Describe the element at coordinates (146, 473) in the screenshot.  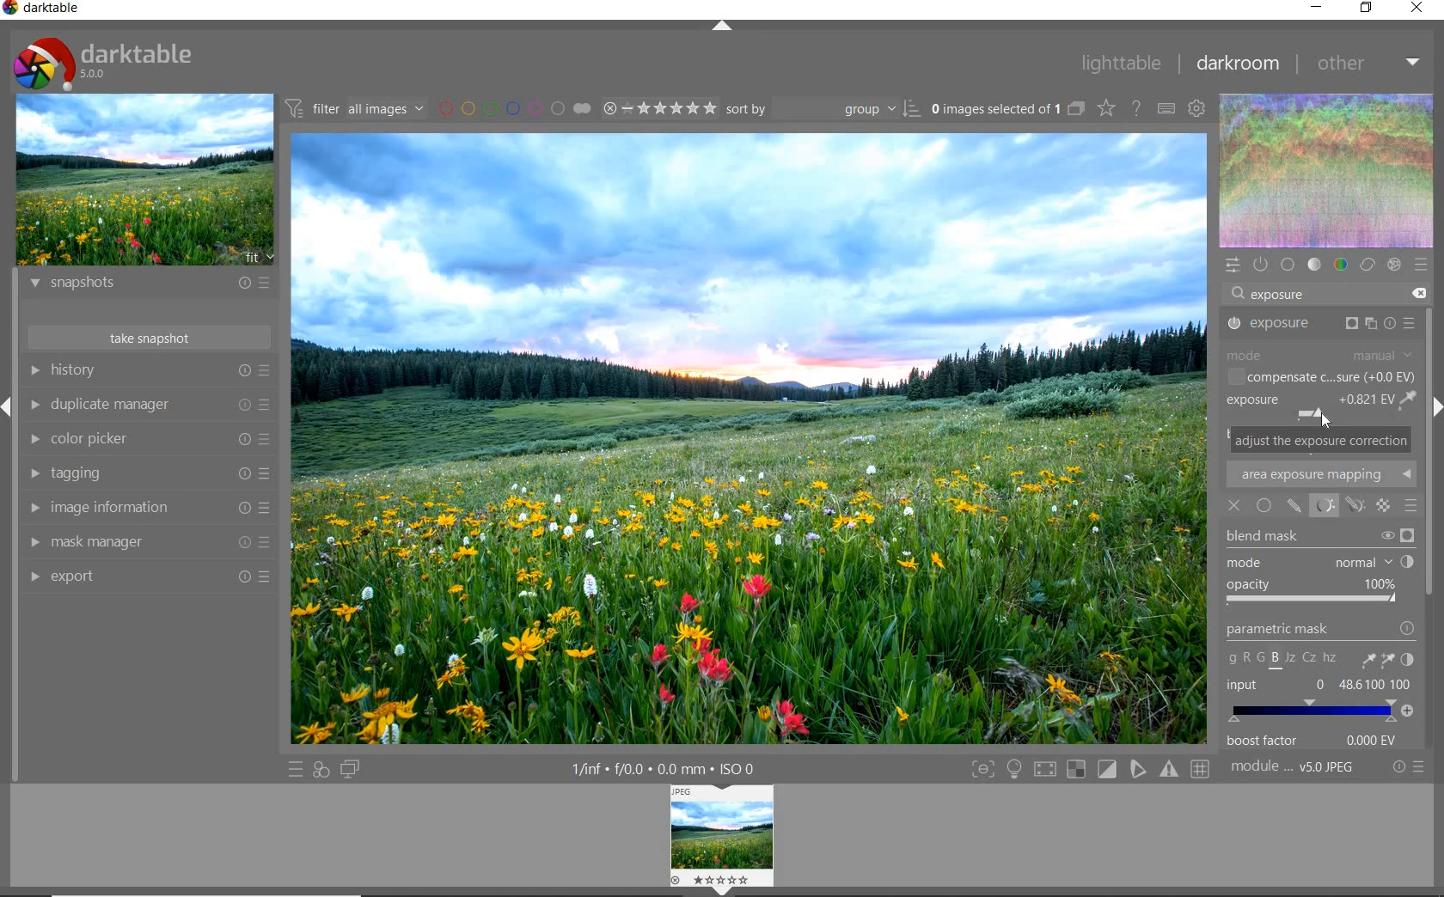
I see `tagging` at that location.